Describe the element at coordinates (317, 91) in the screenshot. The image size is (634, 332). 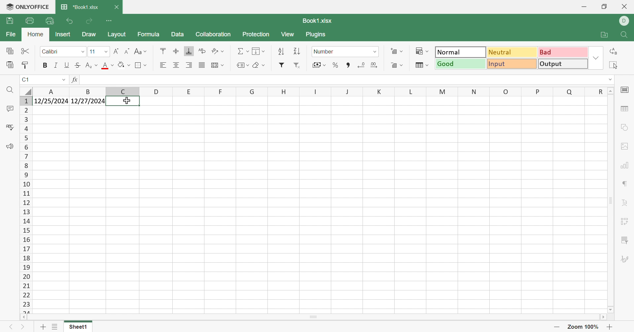
I see `Column Names` at that location.